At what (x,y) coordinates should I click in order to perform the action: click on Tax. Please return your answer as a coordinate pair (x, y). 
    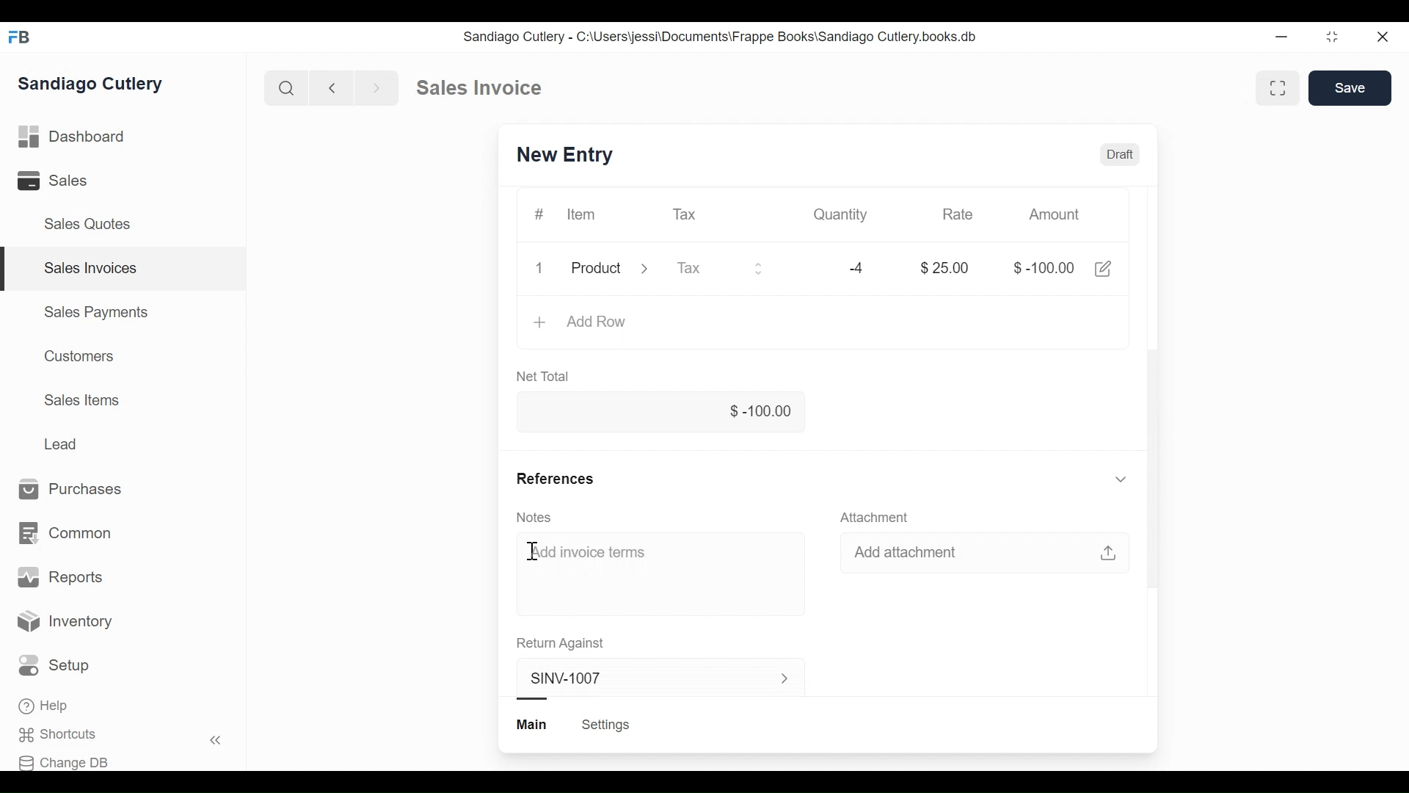
    Looking at the image, I should click on (685, 214).